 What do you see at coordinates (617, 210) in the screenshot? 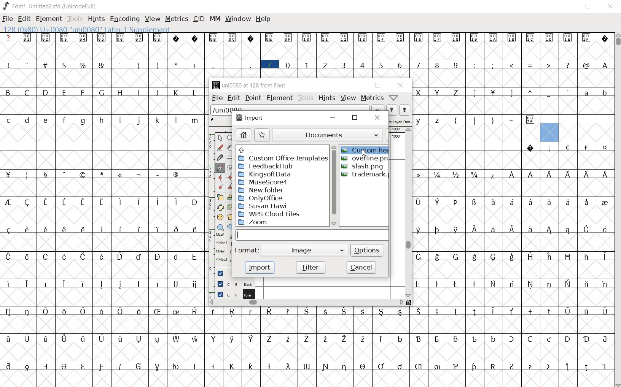
I see `SCROLLBAR` at bounding box center [617, 210].